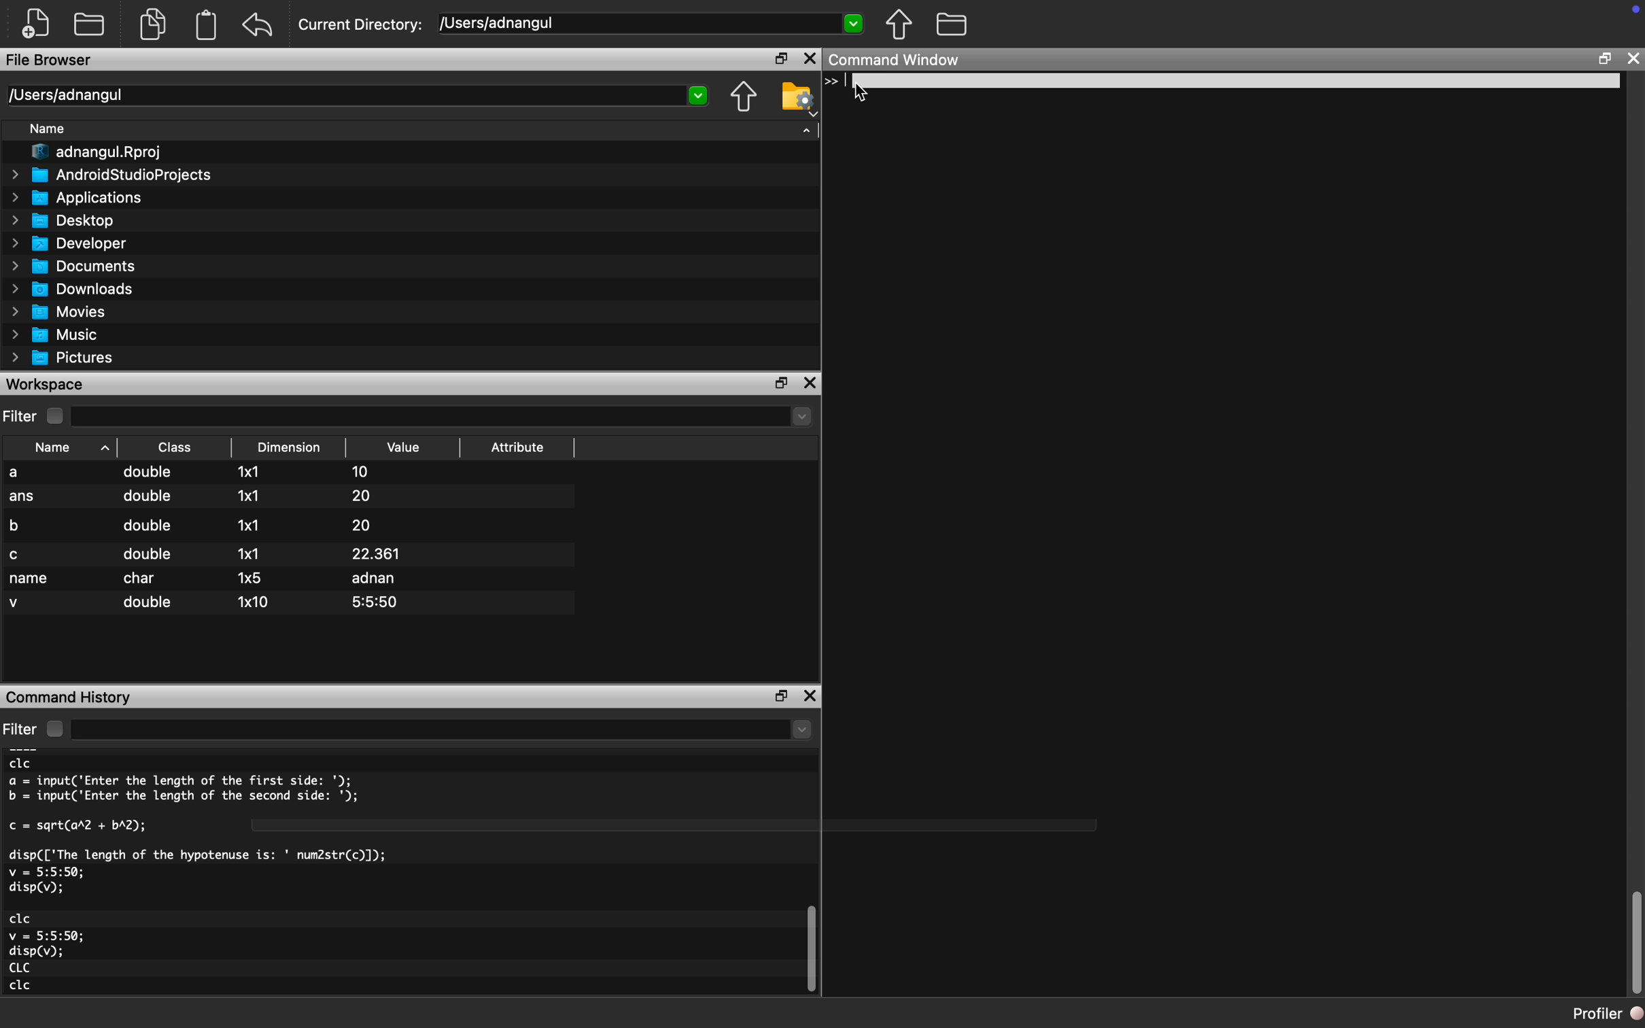 The height and width of the screenshot is (1028, 1645). Describe the element at coordinates (66, 360) in the screenshot. I see `> [3 Pictures` at that location.